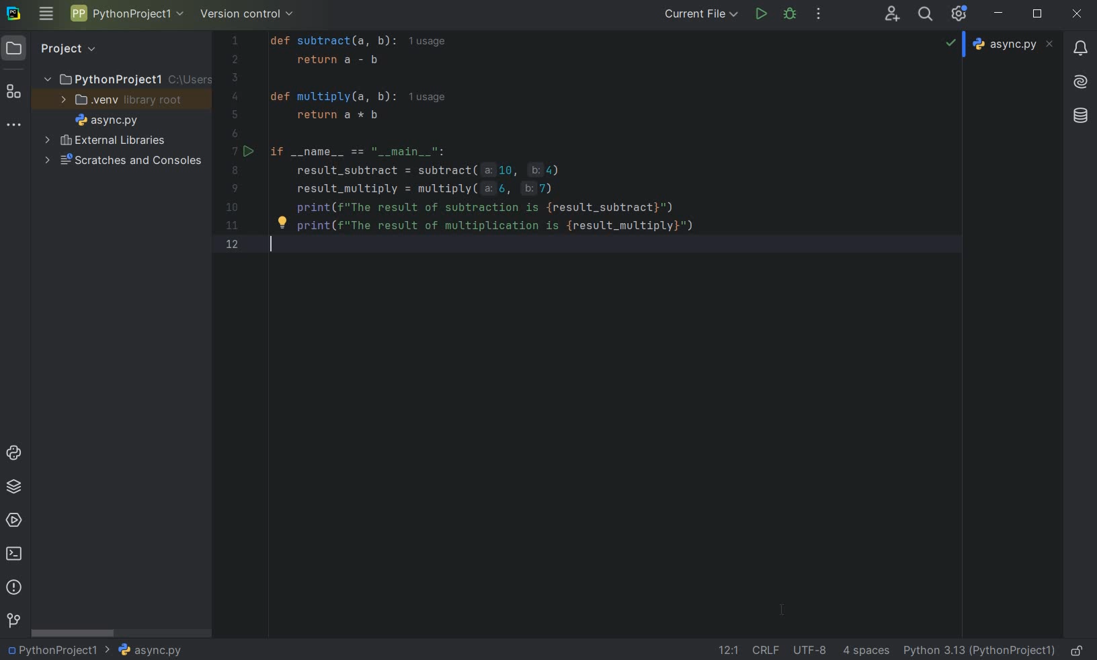  What do you see at coordinates (117, 142) in the screenshot?
I see `external libraries` at bounding box center [117, 142].